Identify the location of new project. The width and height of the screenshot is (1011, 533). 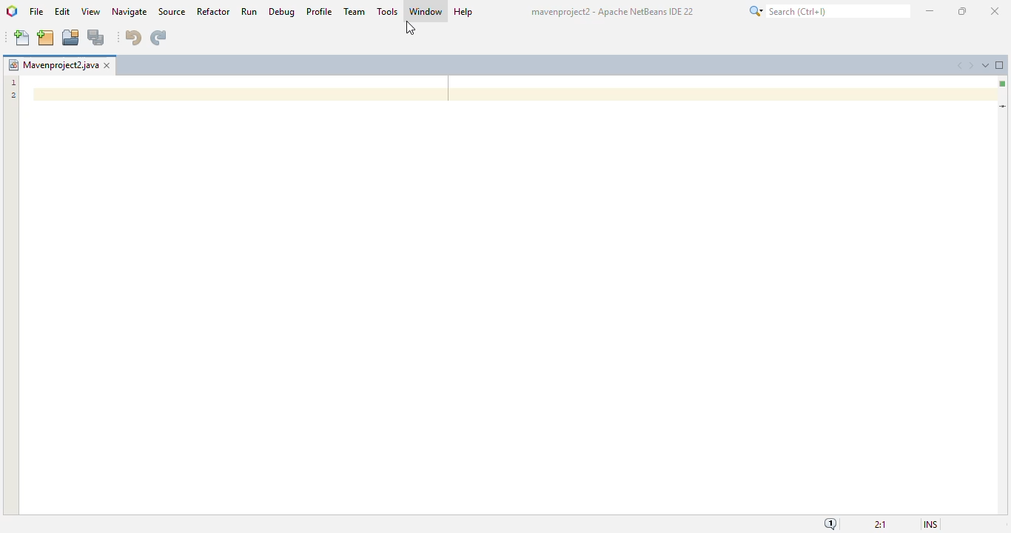
(46, 38).